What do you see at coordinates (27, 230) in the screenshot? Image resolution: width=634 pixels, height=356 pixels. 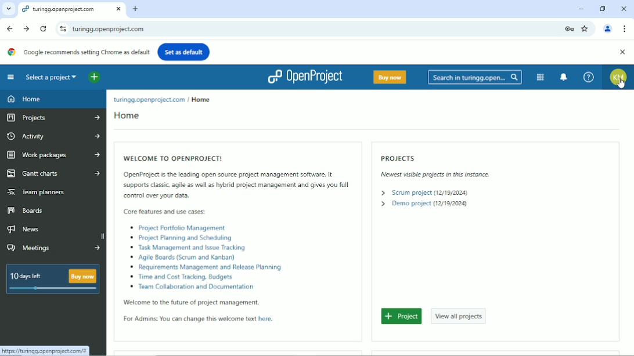 I see `News` at bounding box center [27, 230].